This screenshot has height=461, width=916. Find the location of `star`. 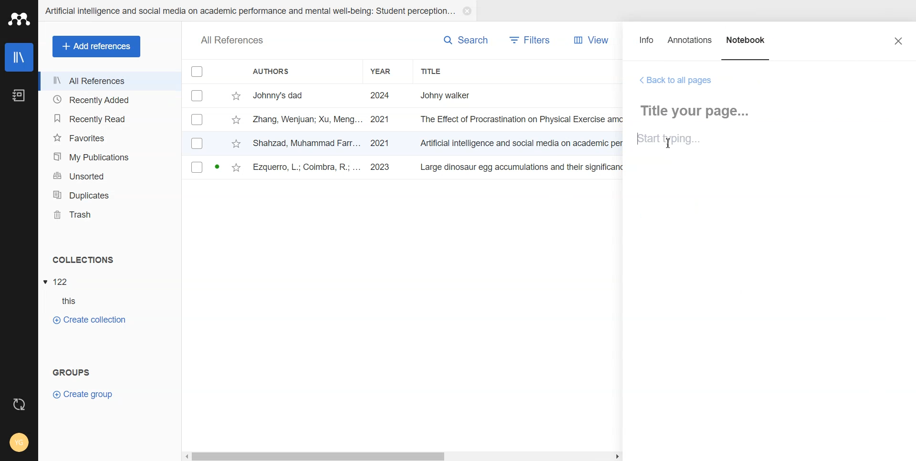

star is located at coordinates (236, 168).